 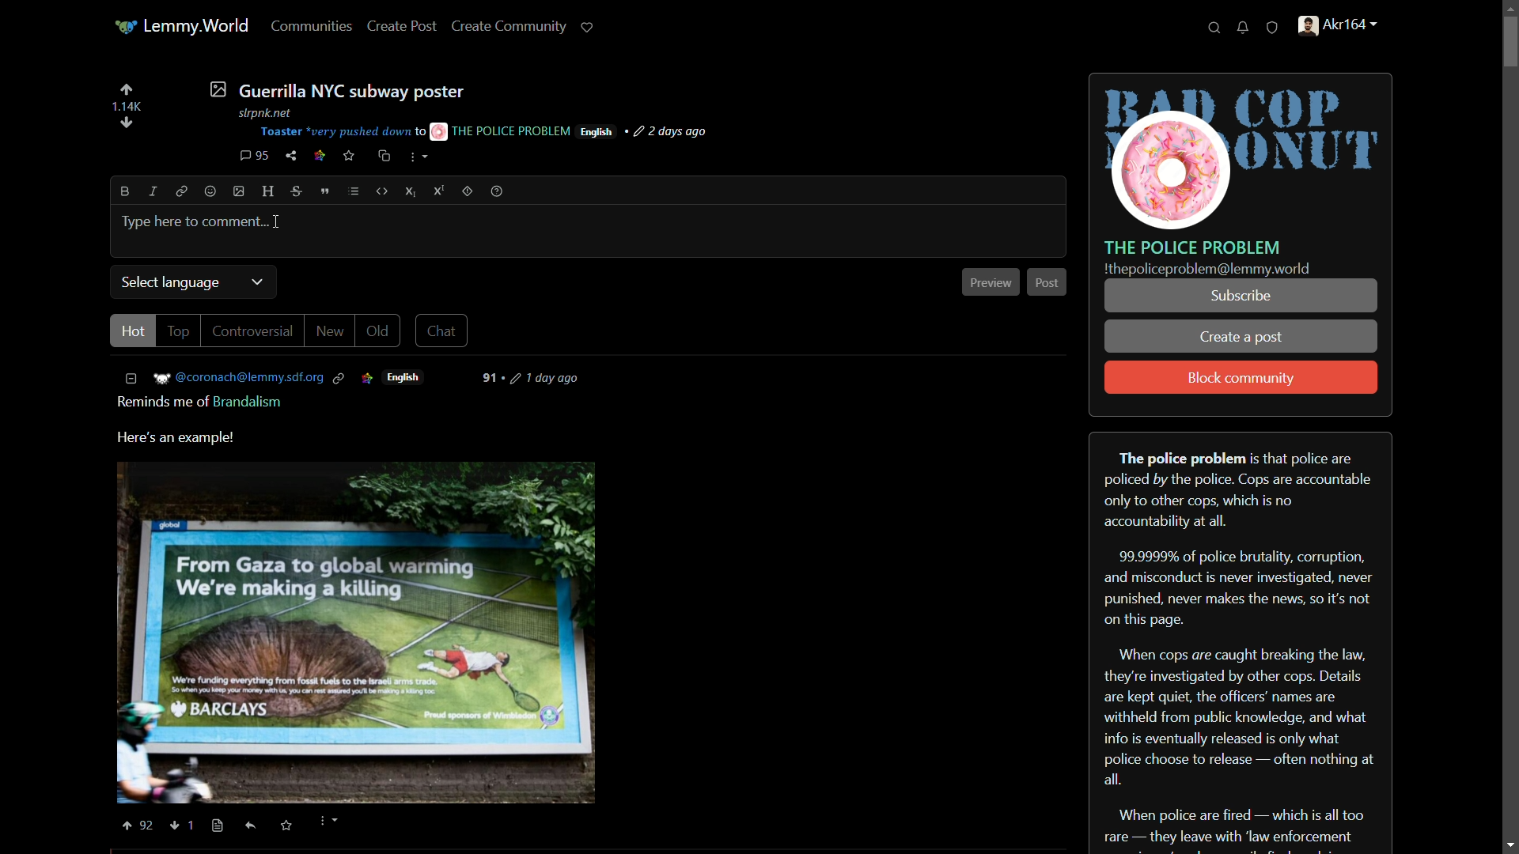 What do you see at coordinates (298, 192) in the screenshot?
I see `strikethrough` at bounding box center [298, 192].